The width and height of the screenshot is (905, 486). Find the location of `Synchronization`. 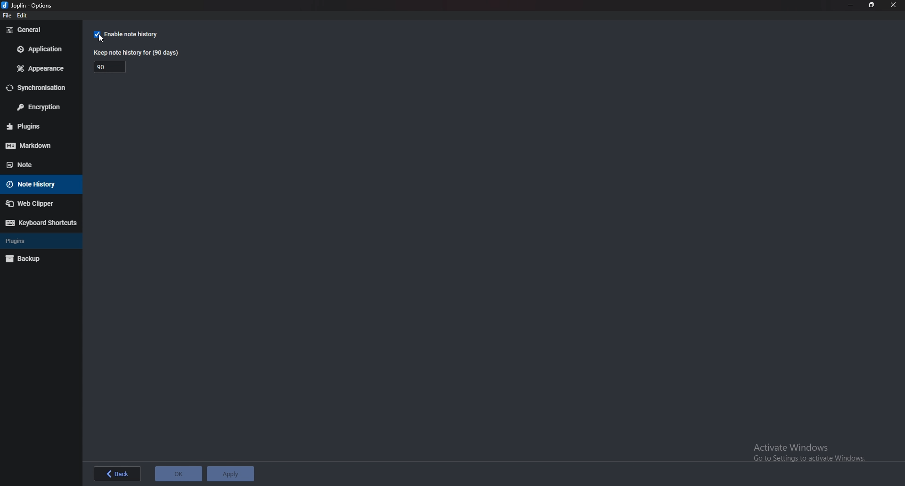

Synchronization is located at coordinates (41, 88).